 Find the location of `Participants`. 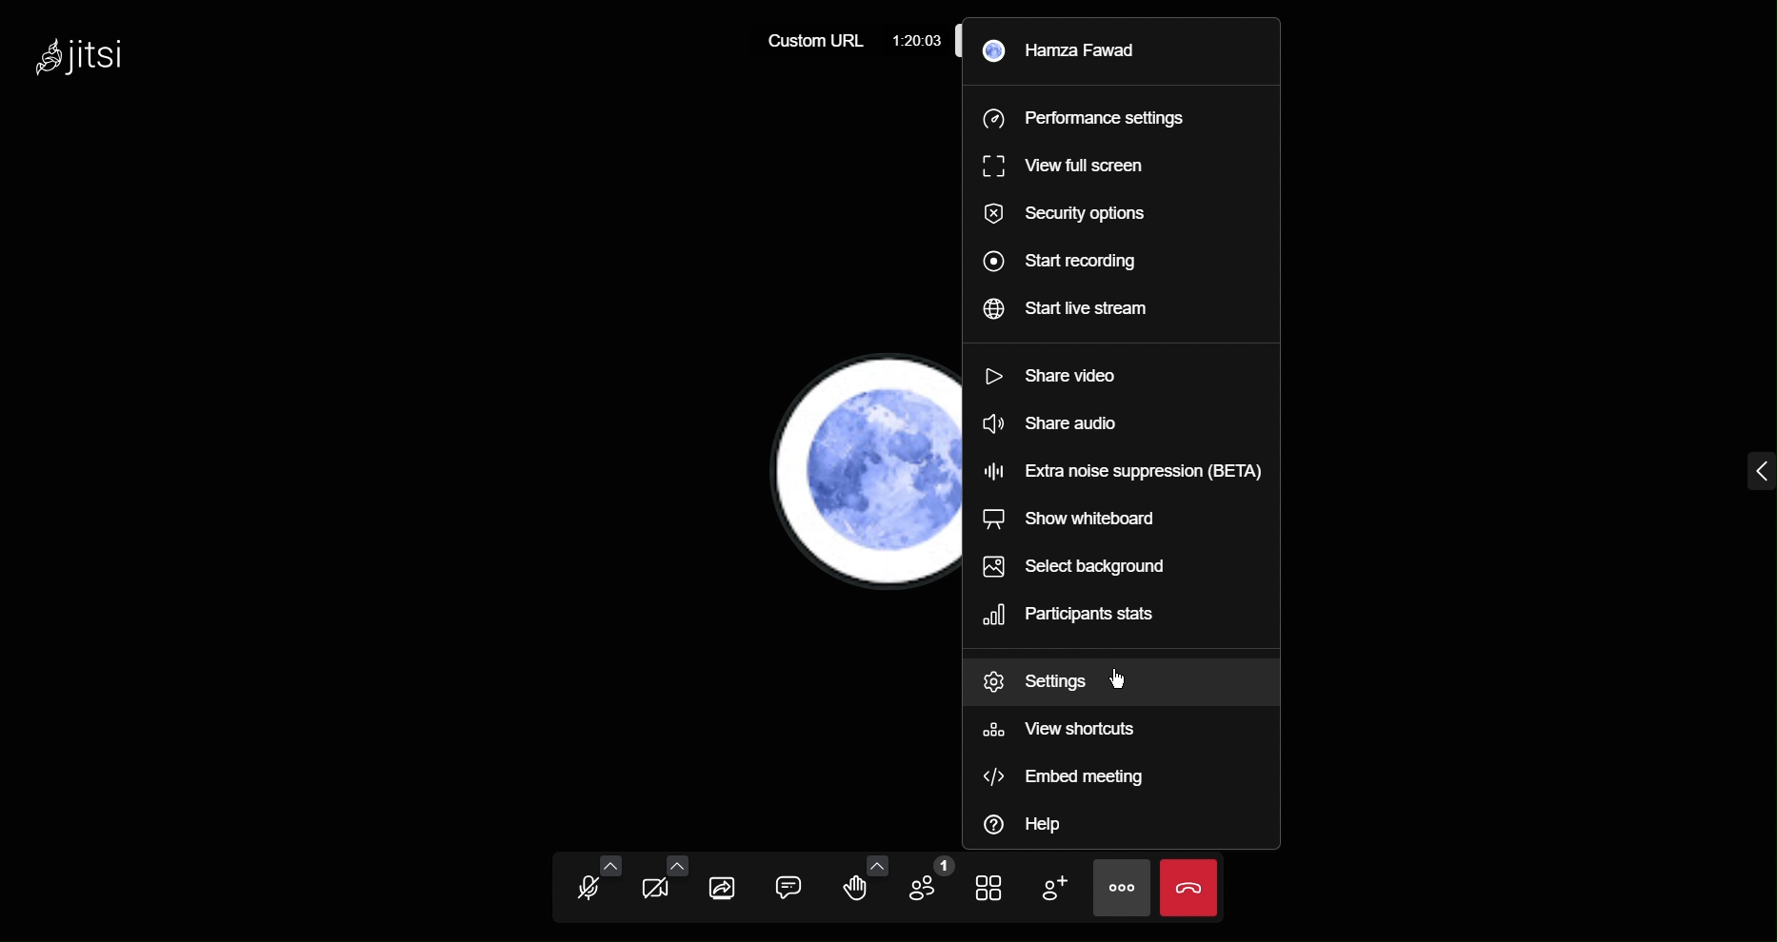

Participants is located at coordinates (931, 886).